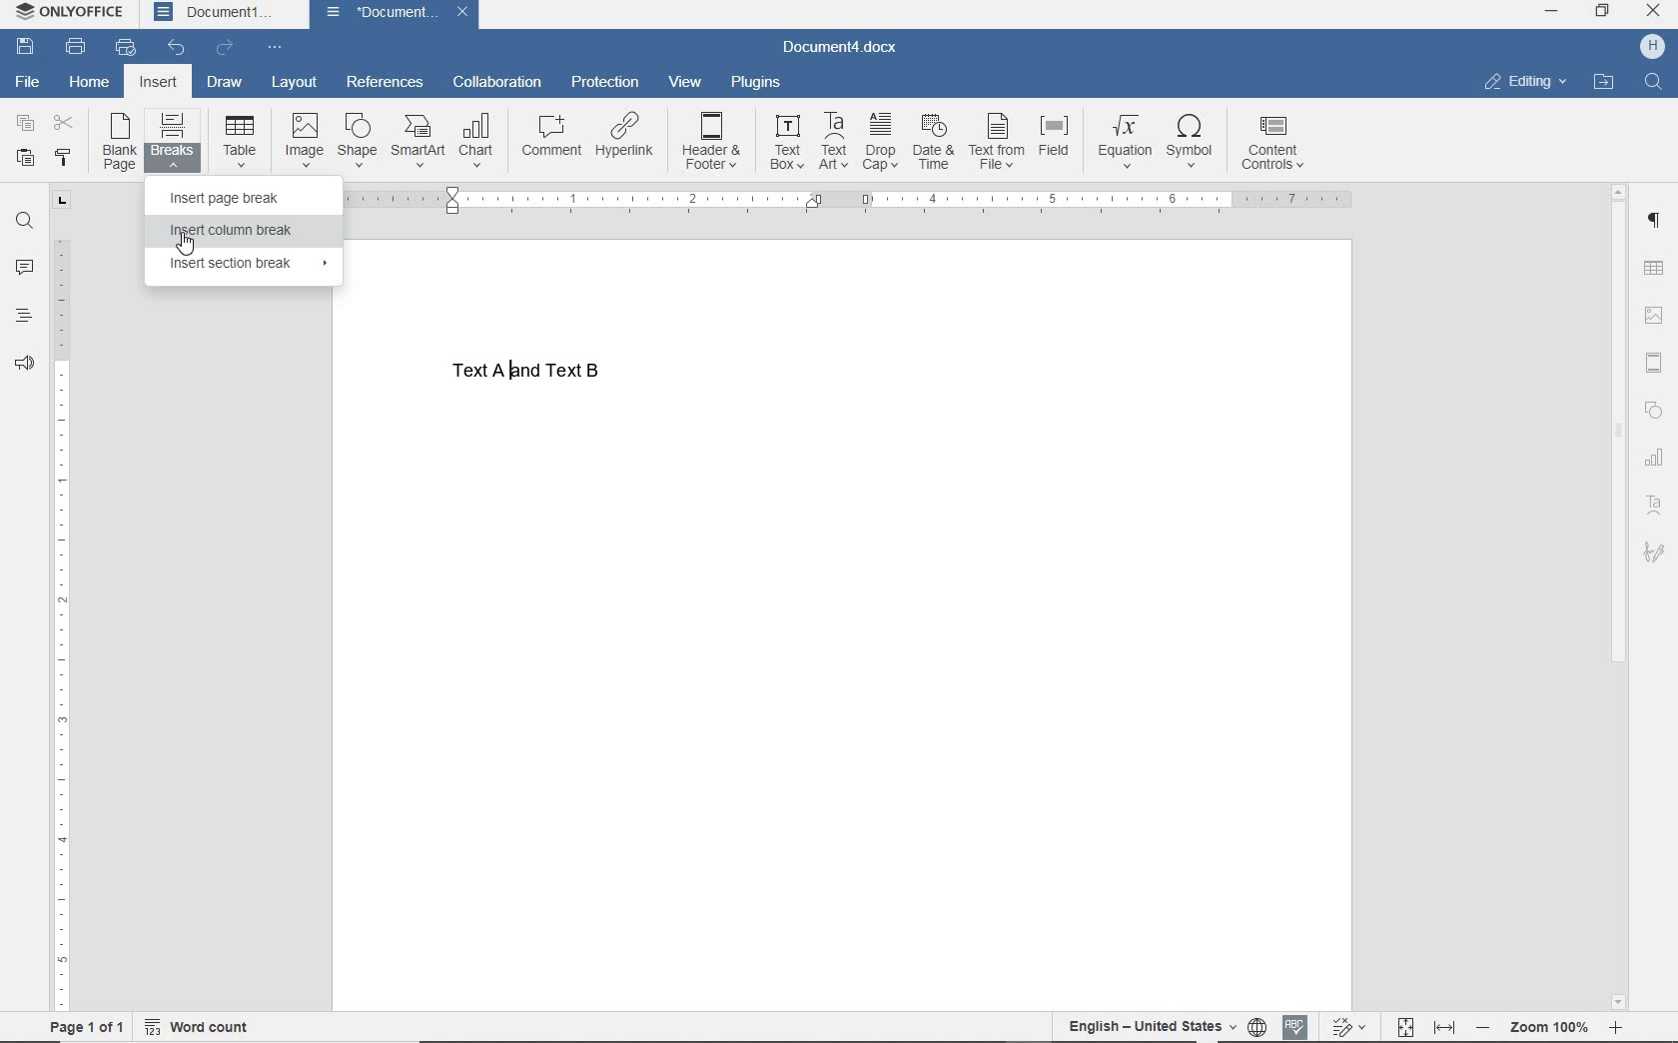 Image resolution: width=1678 pixels, height=1043 pixels. What do you see at coordinates (935, 145) in the screenshot?
I see `DATE & TIME` at bounding box center [935, 145].